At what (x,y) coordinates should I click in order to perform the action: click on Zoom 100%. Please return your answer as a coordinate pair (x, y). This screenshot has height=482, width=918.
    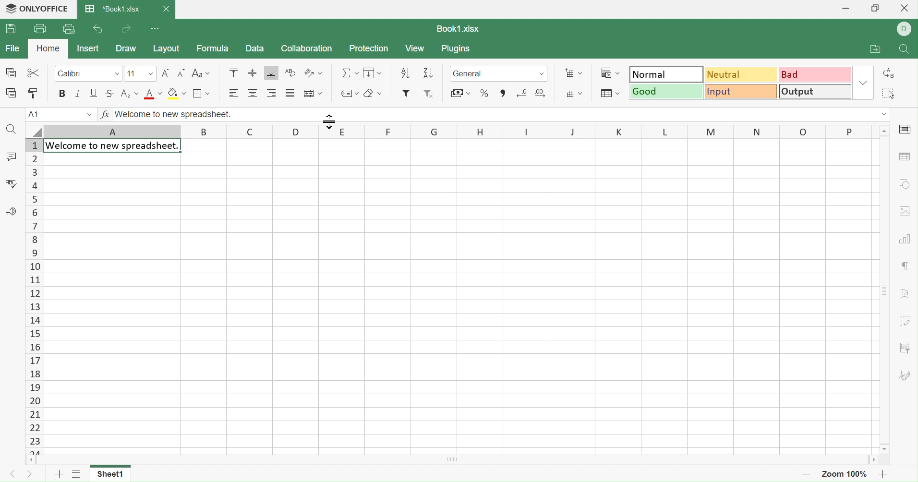
    Looking at the image, I should click on (845, 474).